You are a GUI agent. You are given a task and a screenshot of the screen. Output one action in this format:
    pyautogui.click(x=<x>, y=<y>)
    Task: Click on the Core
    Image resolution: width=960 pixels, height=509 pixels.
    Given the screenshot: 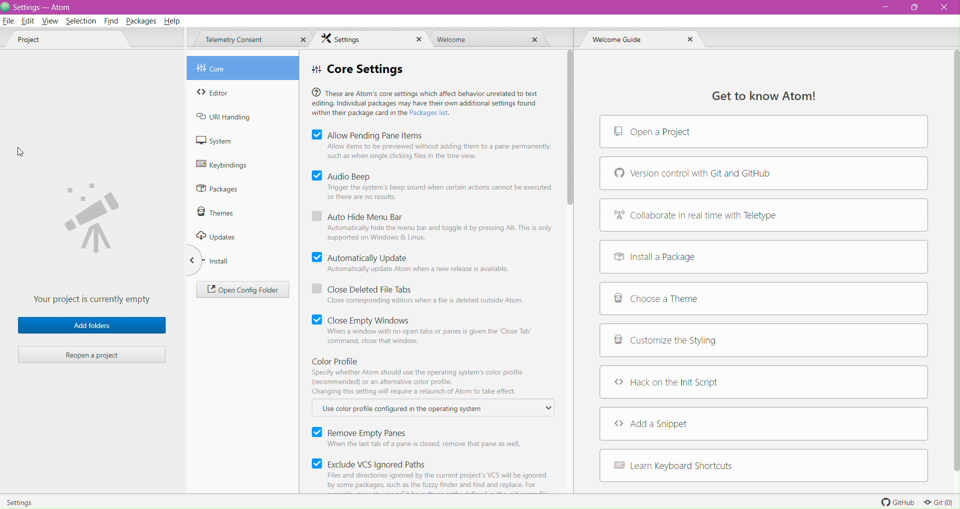 What is the action you would take?
    pyautogui.click(x=237, y=69)
    